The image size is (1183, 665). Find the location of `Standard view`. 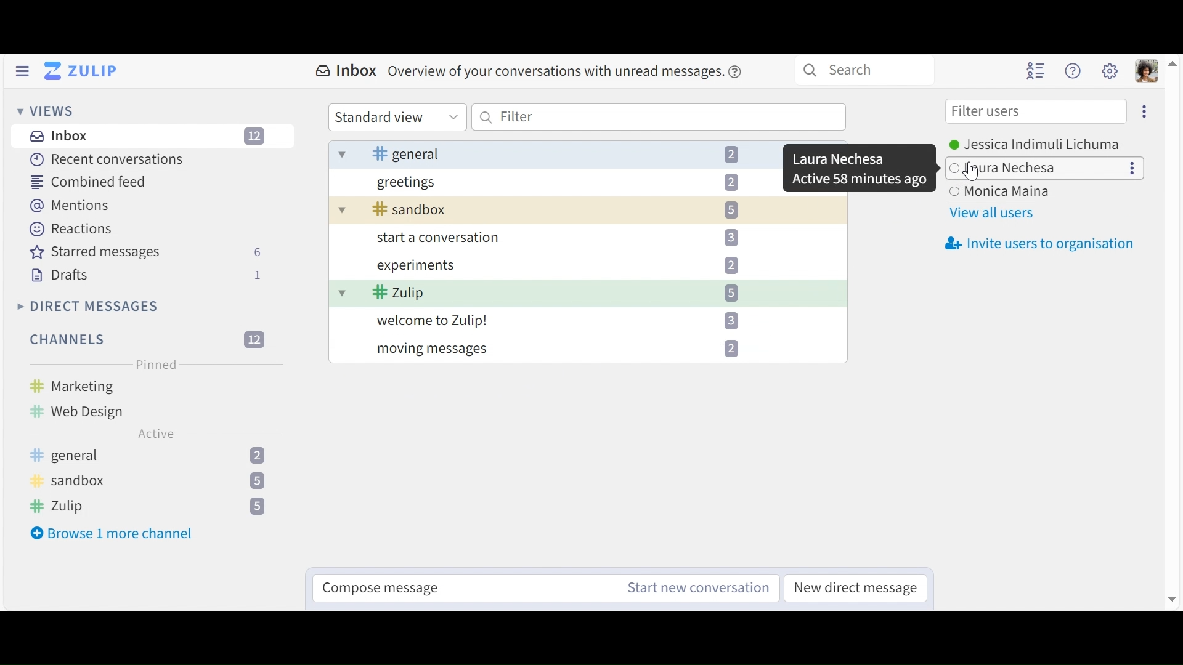

Standard view is located at coordinates (396, 117).